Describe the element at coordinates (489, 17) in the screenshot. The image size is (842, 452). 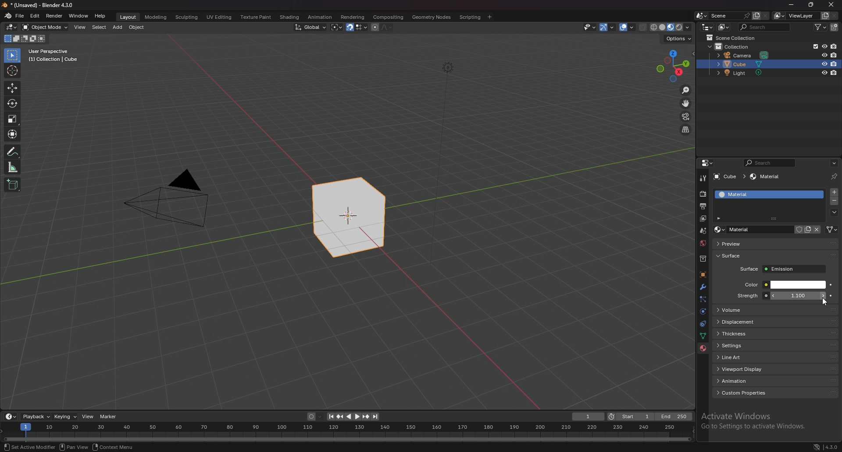
I see `add workspace` at that location.